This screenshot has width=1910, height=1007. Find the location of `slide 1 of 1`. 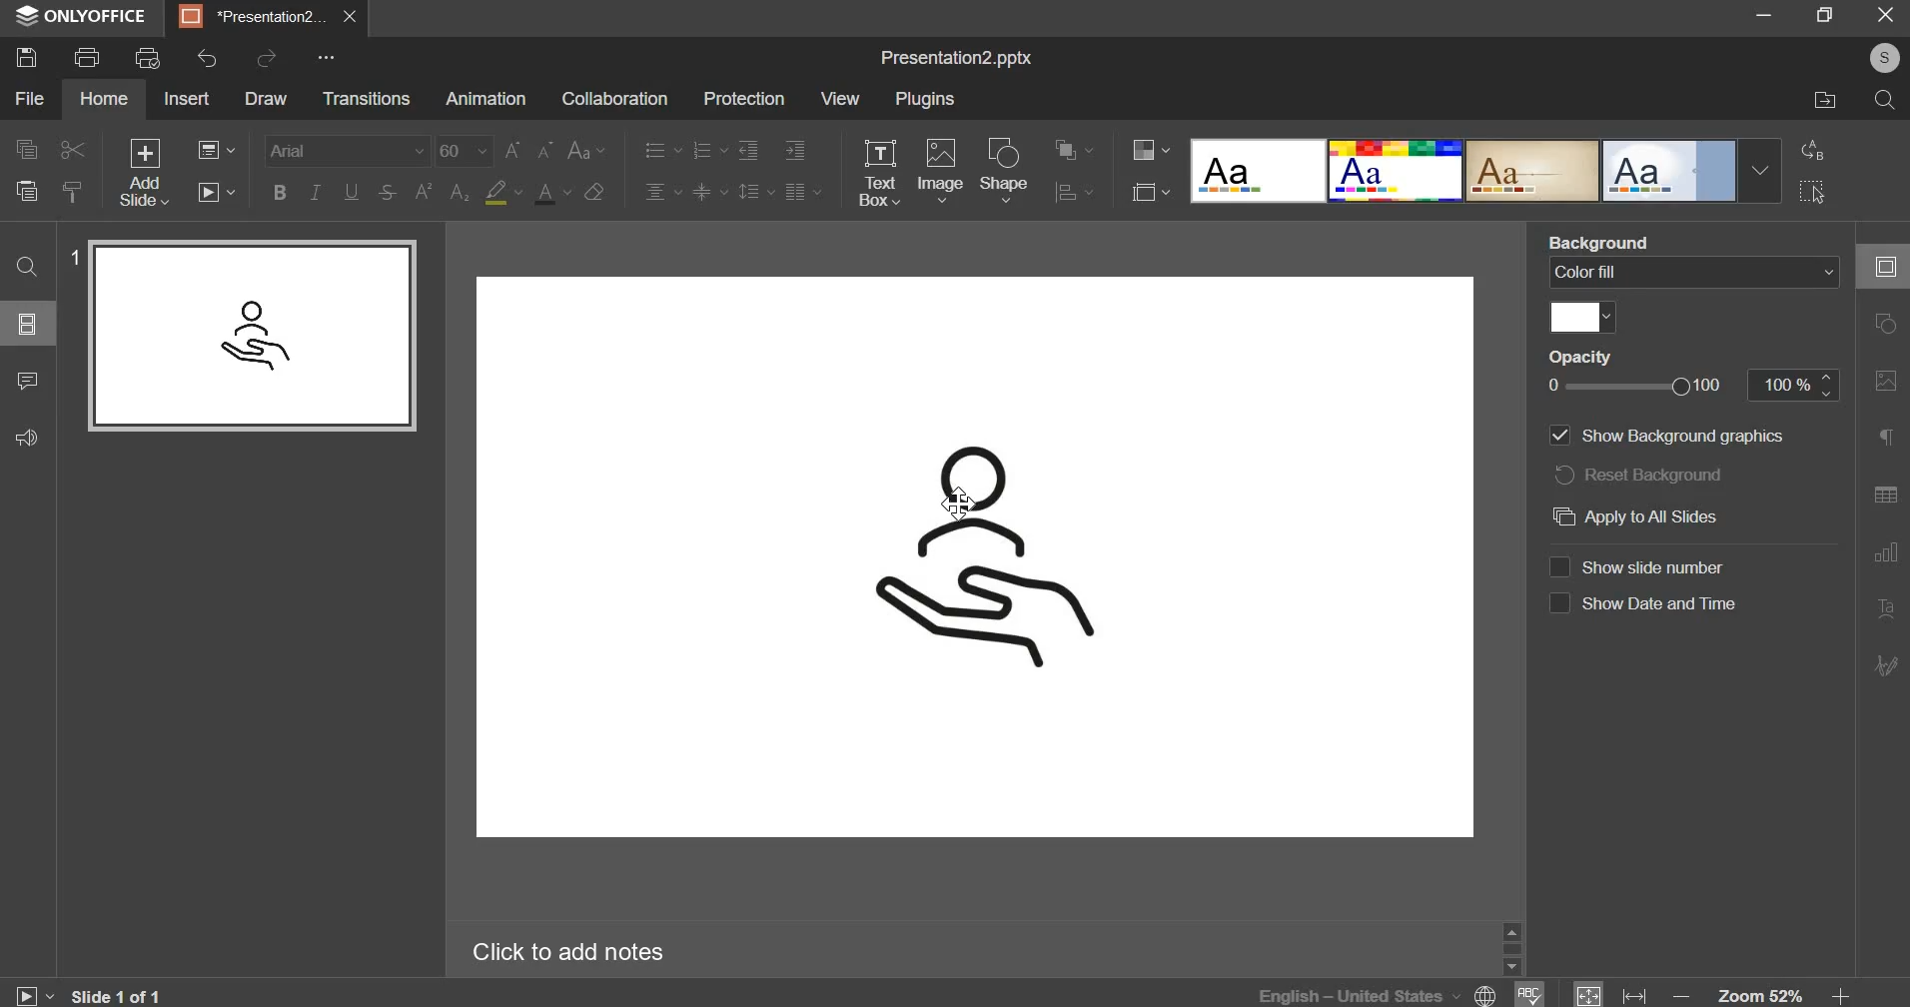

slide 1 of 1 is located at coordinates (90, 993).